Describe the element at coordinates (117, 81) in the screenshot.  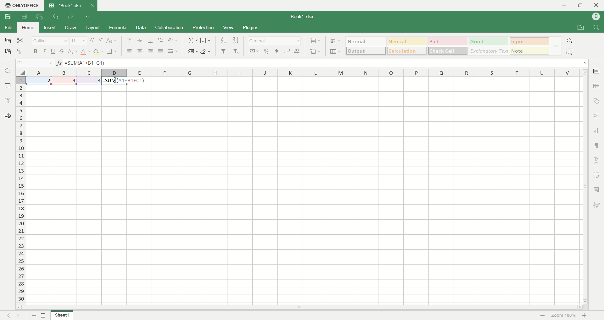
I see `cursor` at that location.